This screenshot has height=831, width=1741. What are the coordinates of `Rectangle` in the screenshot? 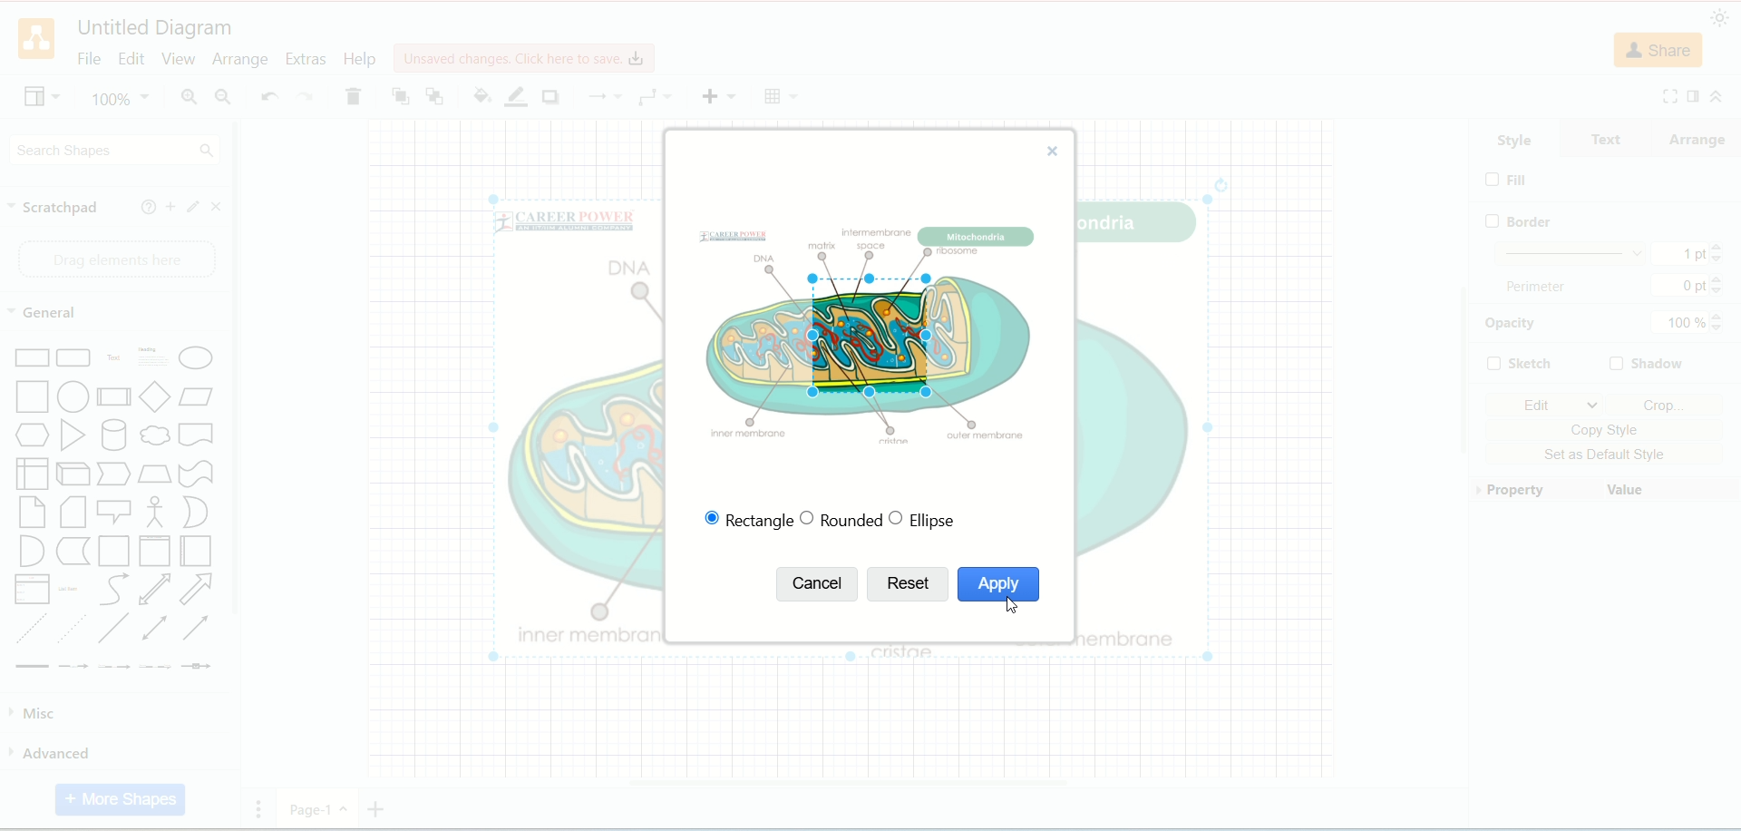 It's located at (34, 357).